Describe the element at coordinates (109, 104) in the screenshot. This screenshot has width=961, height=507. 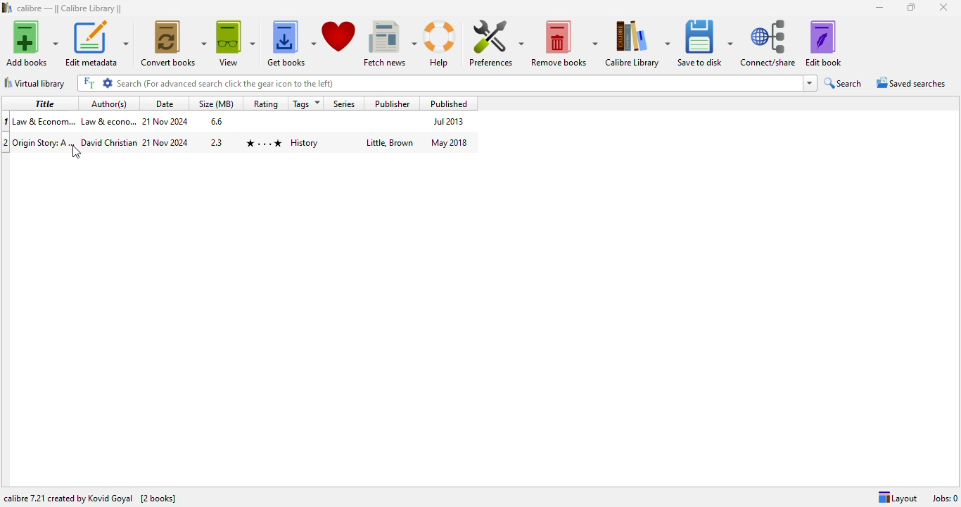
I see `author(s)` at that location.